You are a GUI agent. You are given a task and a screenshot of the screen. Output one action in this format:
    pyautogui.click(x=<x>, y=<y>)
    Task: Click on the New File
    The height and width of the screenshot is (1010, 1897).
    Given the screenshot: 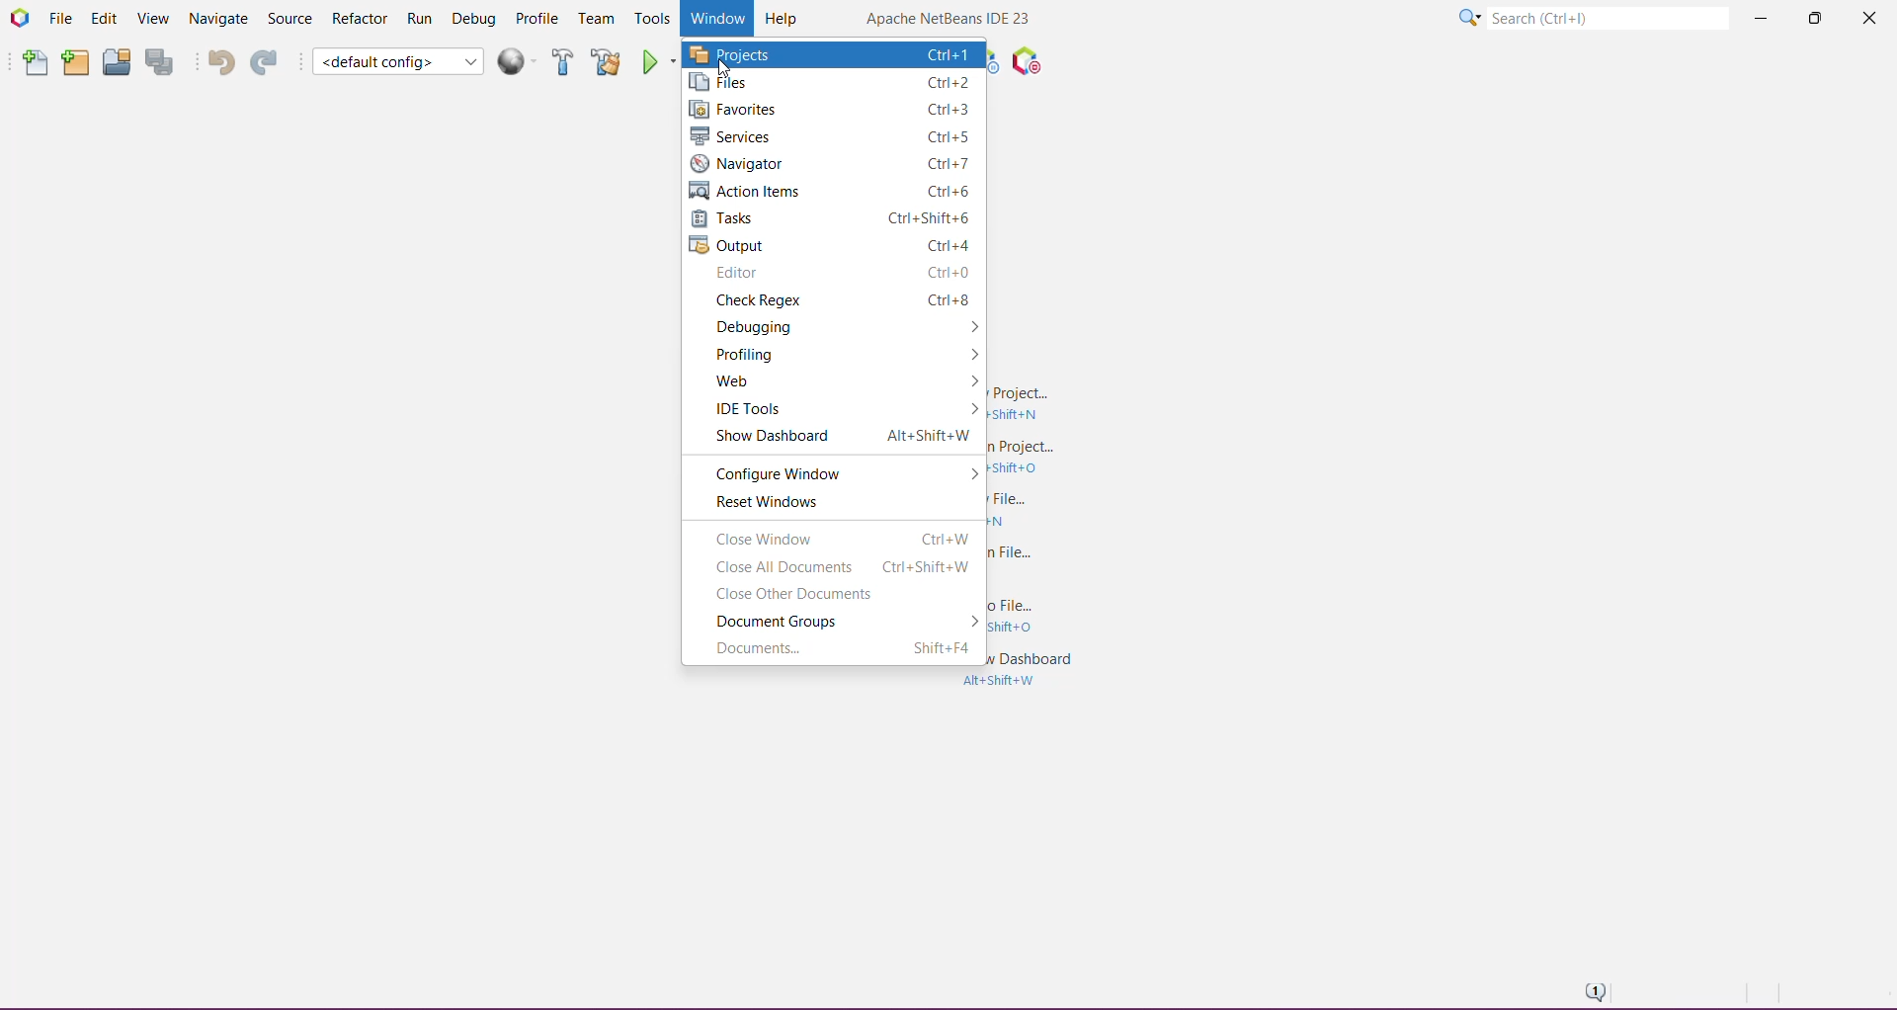 What is the action you would take?
    pyautogui.click(x=34, y=63)
    